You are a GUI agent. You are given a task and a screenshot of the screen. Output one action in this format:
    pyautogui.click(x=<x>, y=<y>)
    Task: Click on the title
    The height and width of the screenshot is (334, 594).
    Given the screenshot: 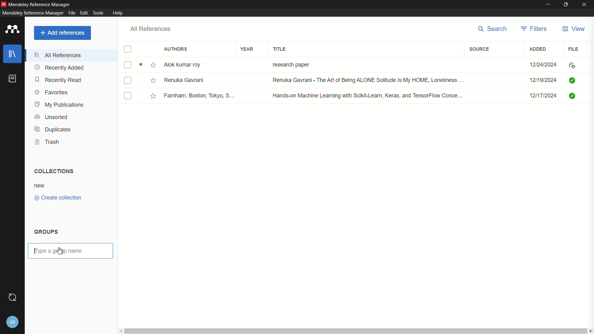 What is the action you would take?
    pyautogui.click(x=280, y=49)
    